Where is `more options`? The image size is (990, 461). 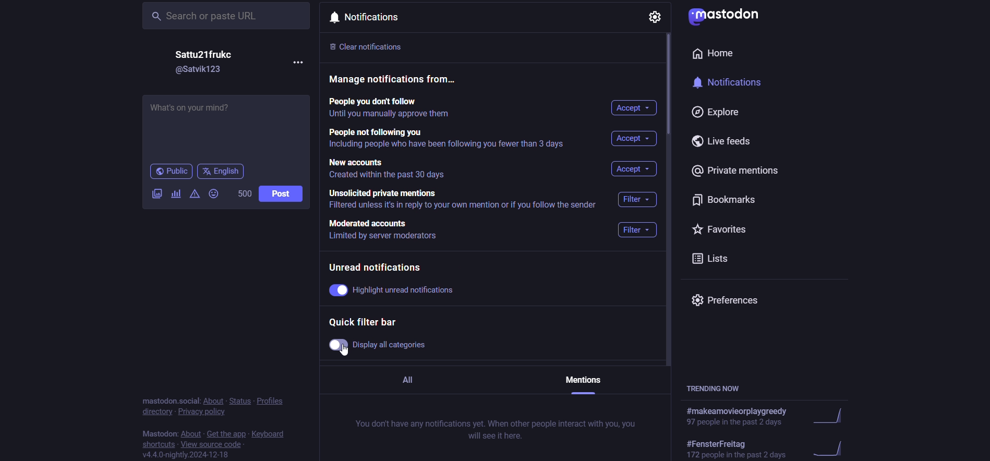 more options is located at coordinates (298, 62).